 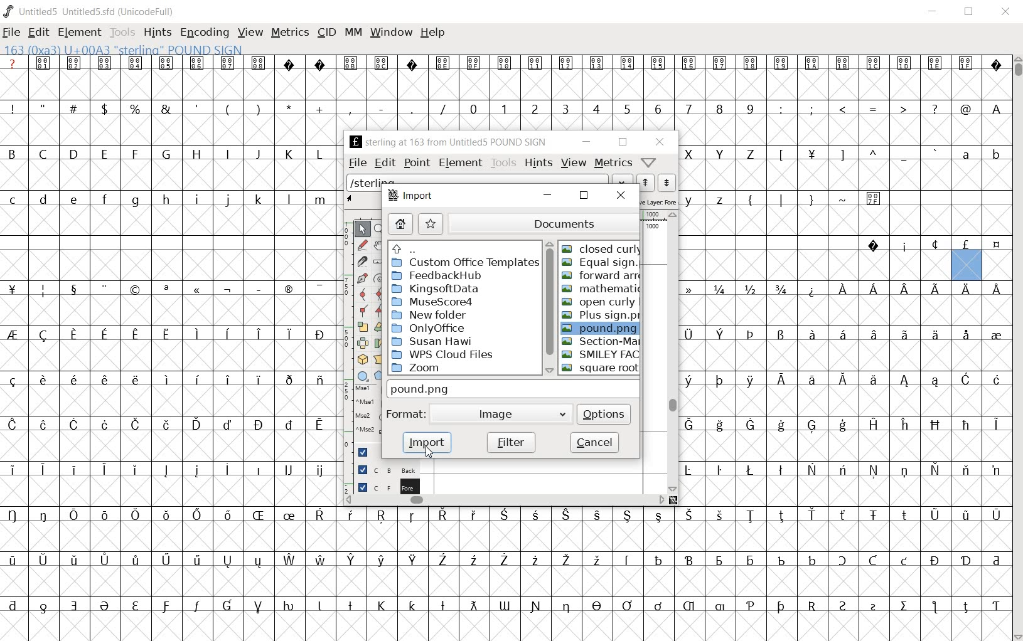 What do you see at coordinates (380, 561) in the screenshot?
I see `Symbol` at bounding box center [380, 561].